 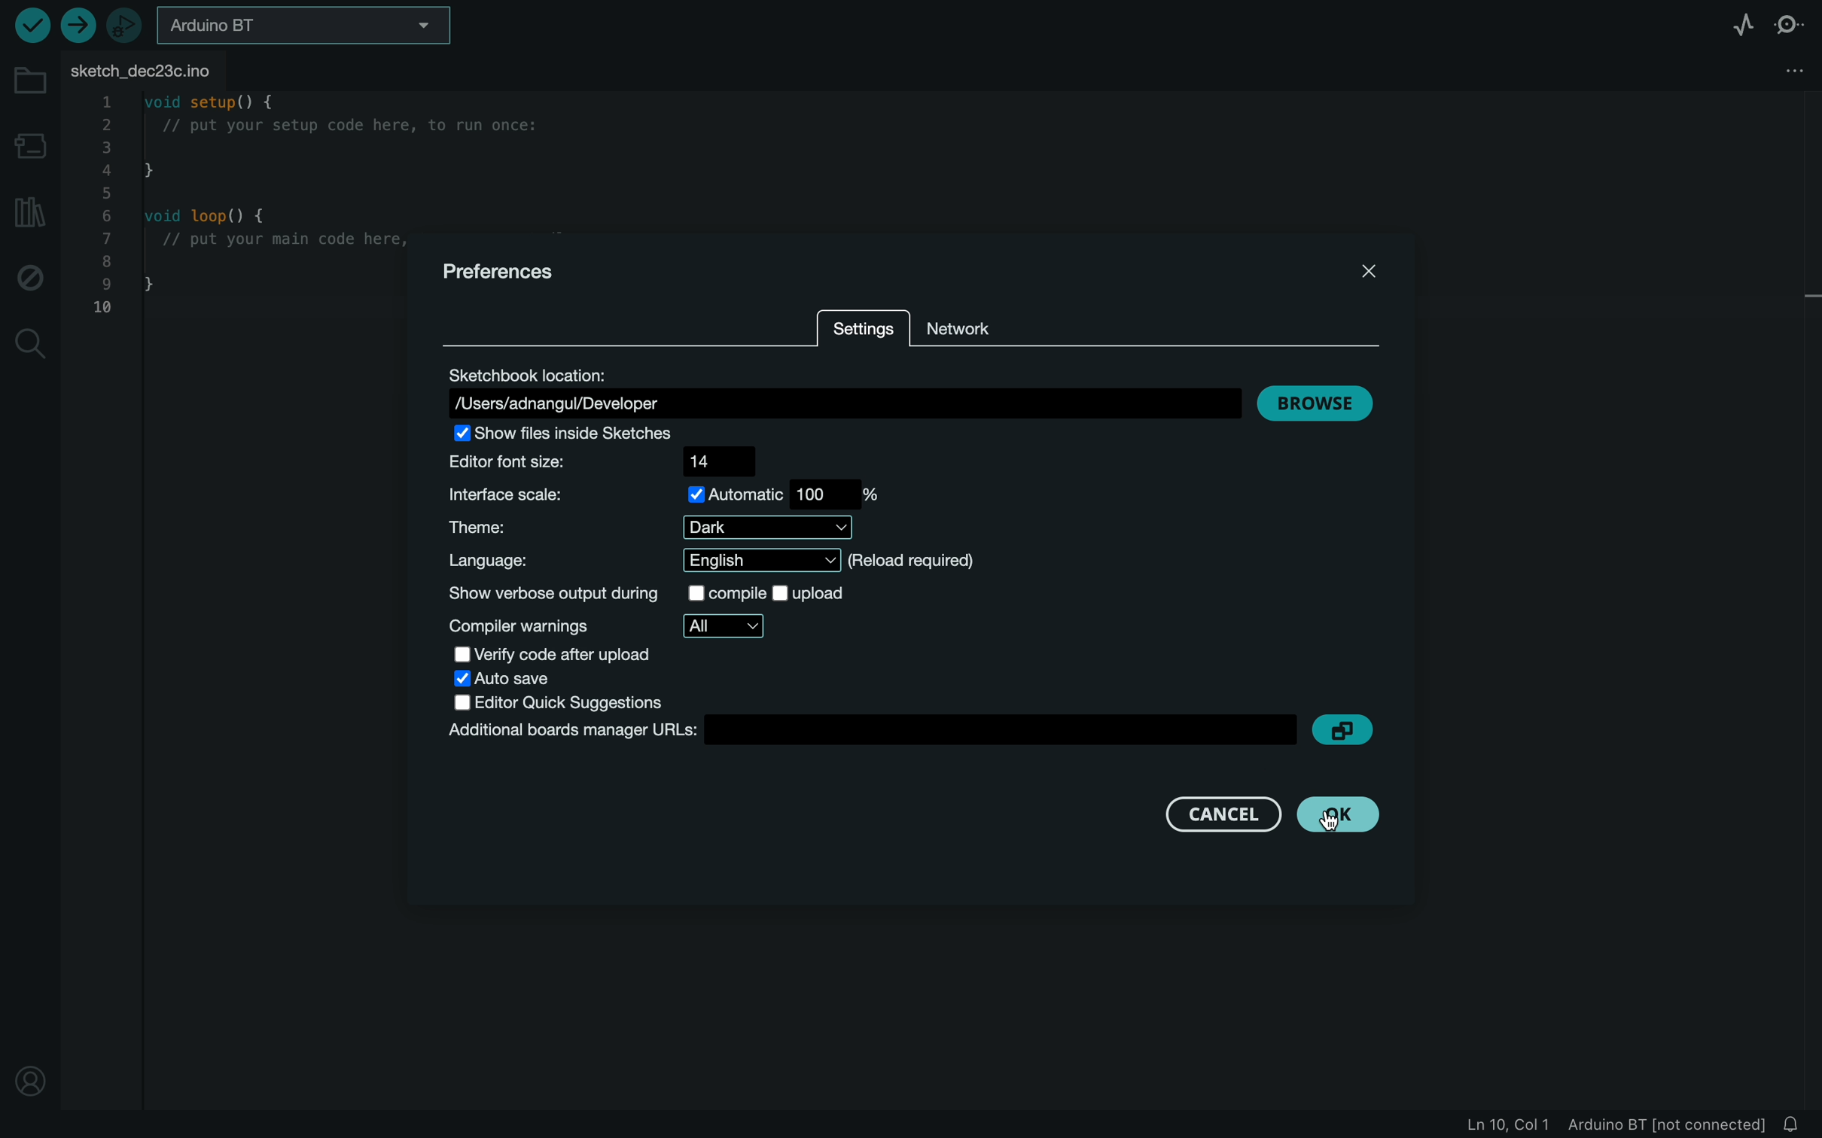 I want to click on cursor, so click(x=1345, y=814).